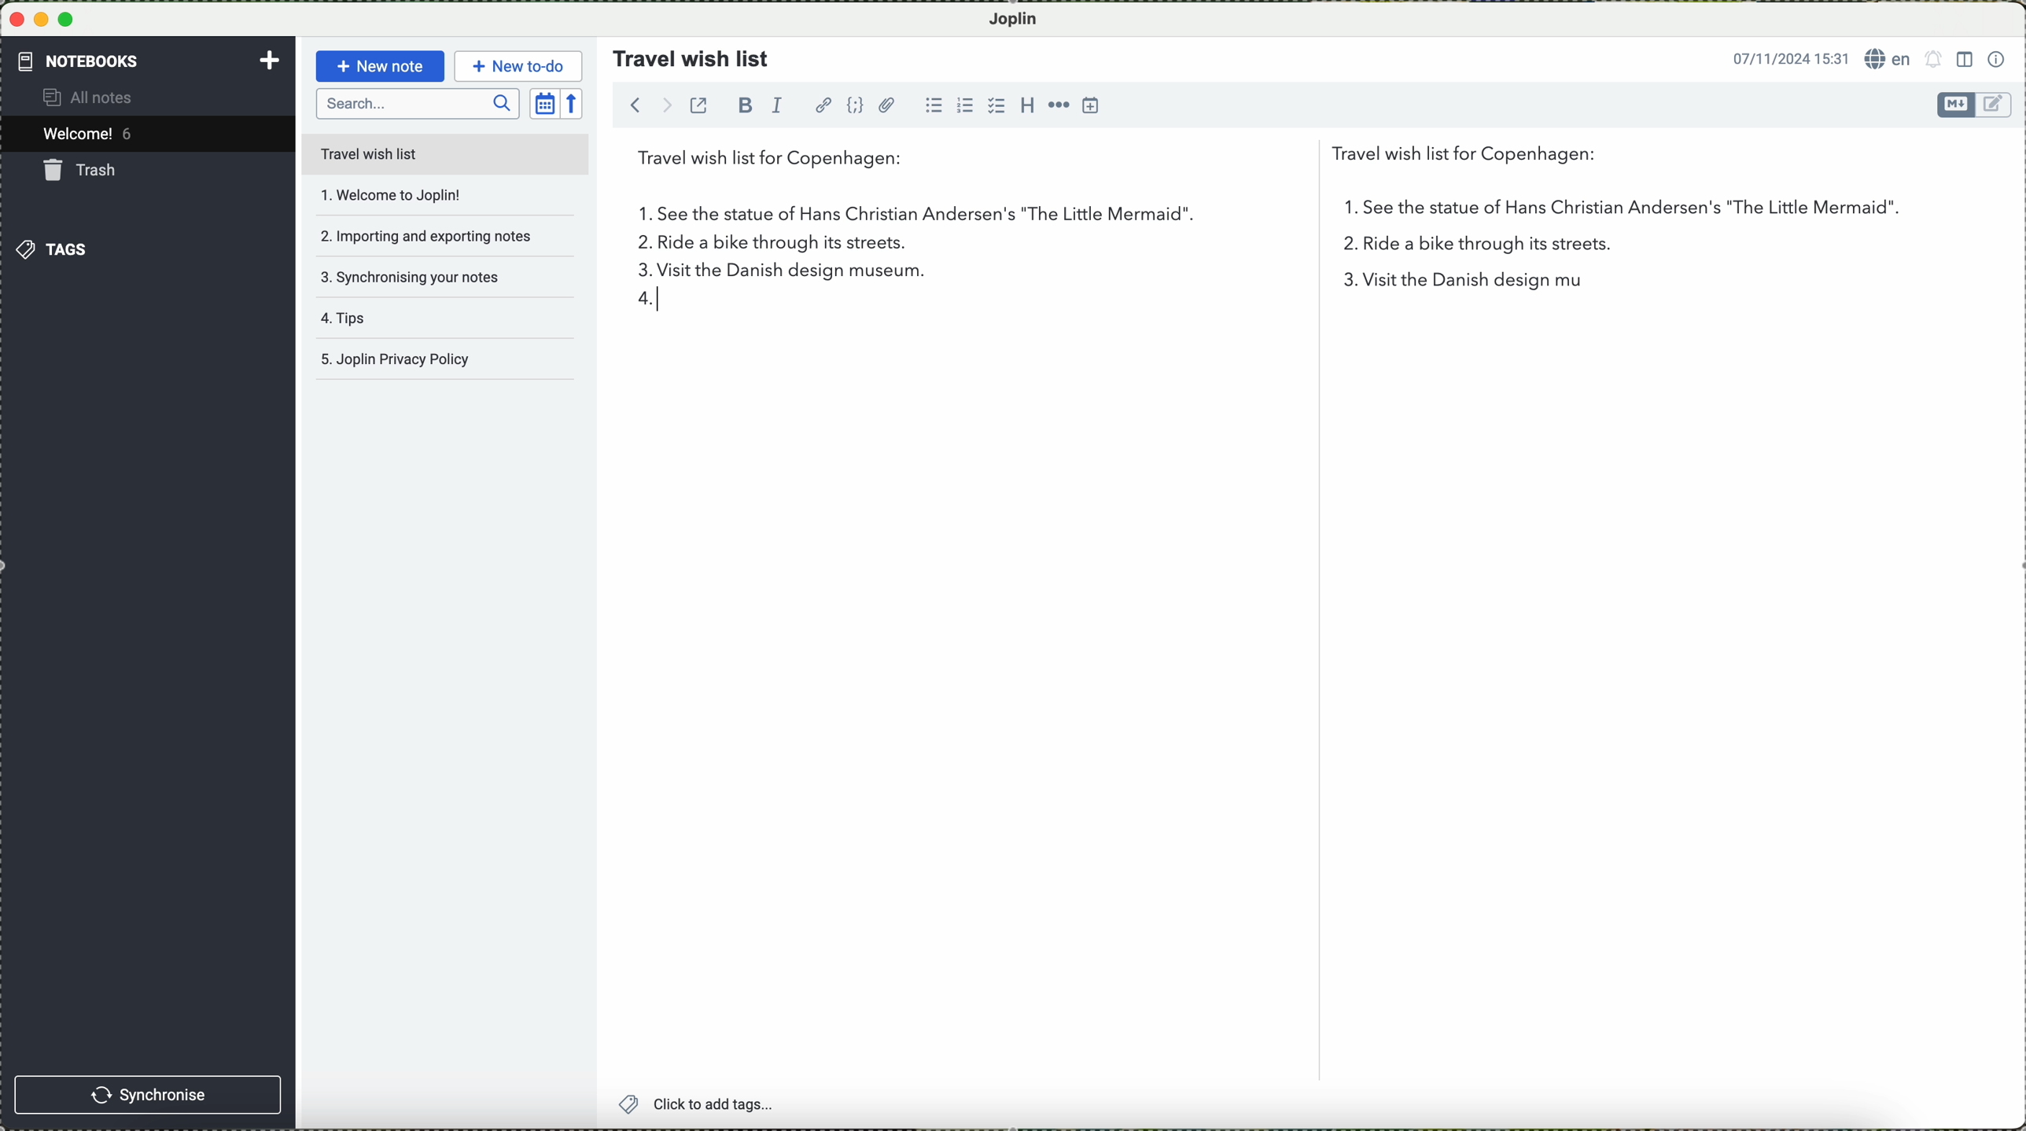 The width and height of the screenshot is (2026, 1131). Describe the element at coordinates (1964, 60) in the screenshot. I see `toggle editor layout` at that location.